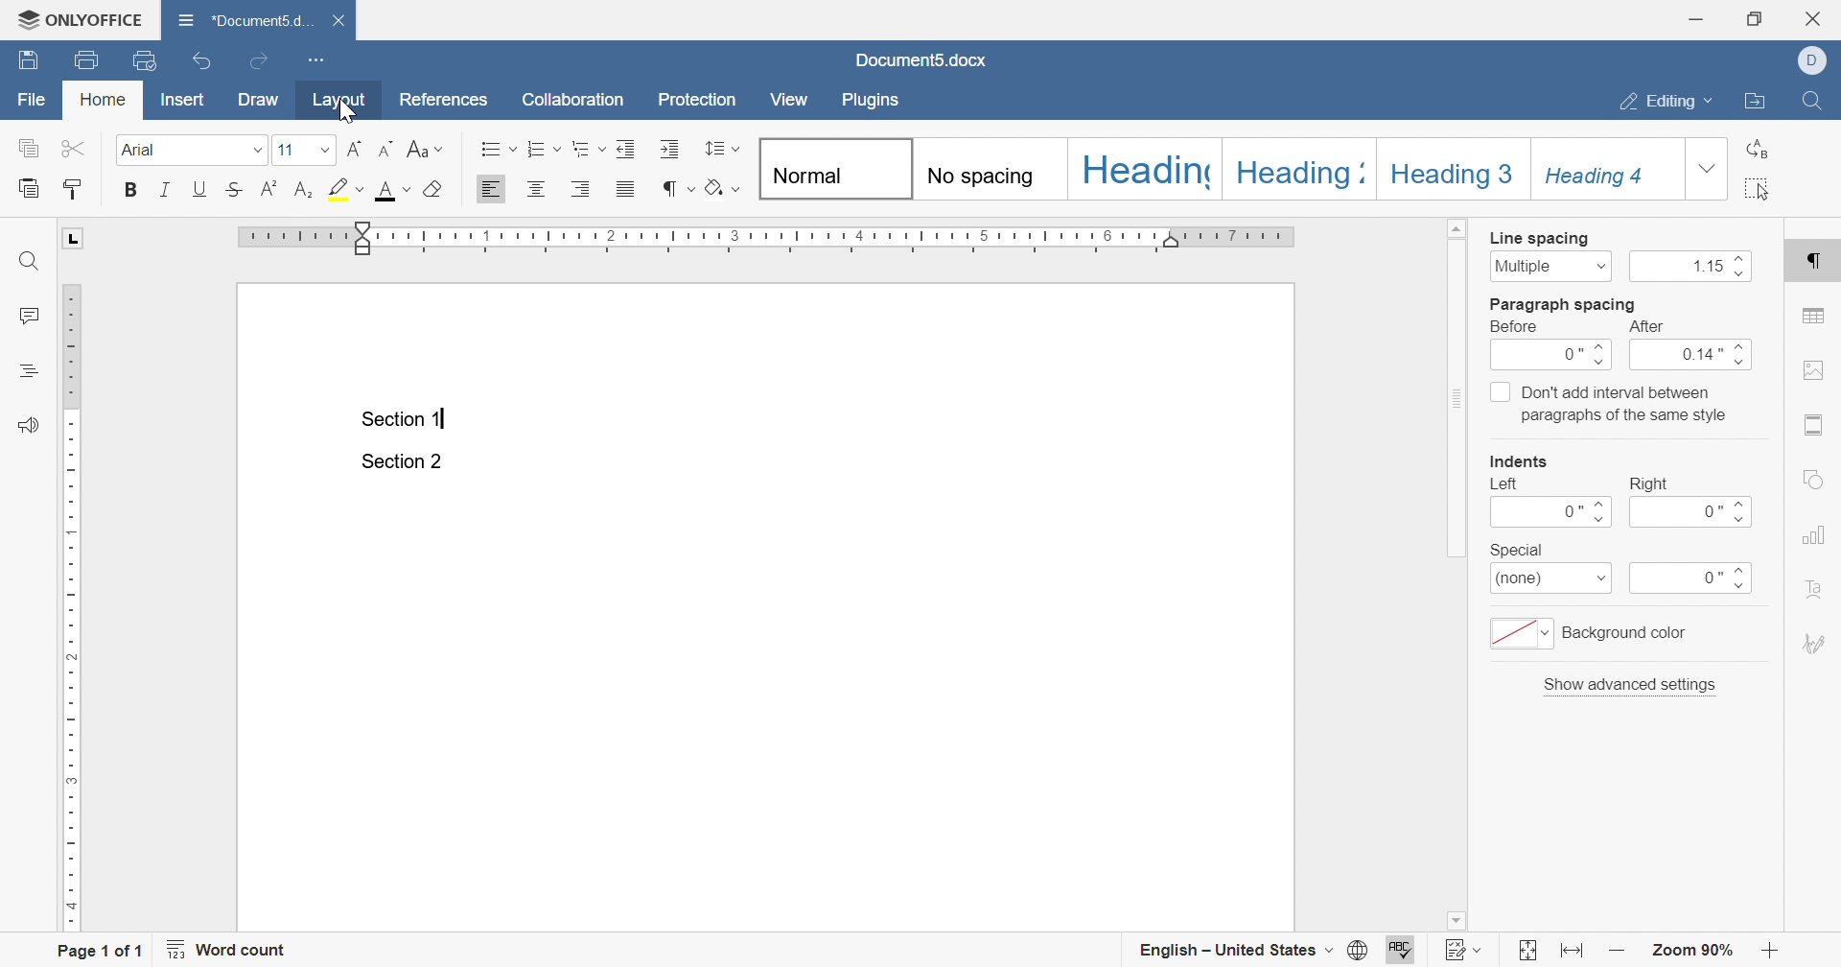 This screenshot has width=1841, height=967. What do you see at coordinates (791, 100) in the screenshot?
I see `view` at bounding box center [791, 100].